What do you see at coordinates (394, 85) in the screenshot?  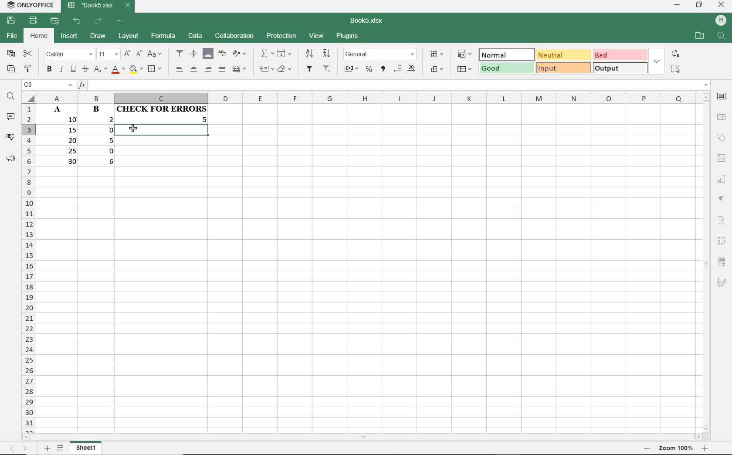 I see `INPUT FUNCTION` at bounding box center [394, 85].